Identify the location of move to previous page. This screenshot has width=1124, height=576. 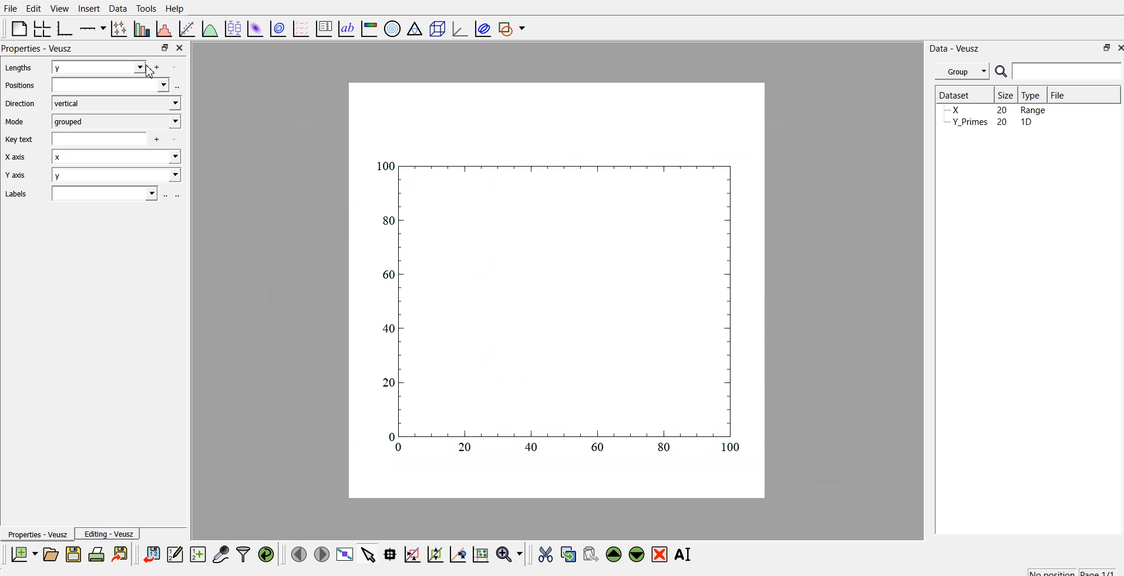
(297, 554).